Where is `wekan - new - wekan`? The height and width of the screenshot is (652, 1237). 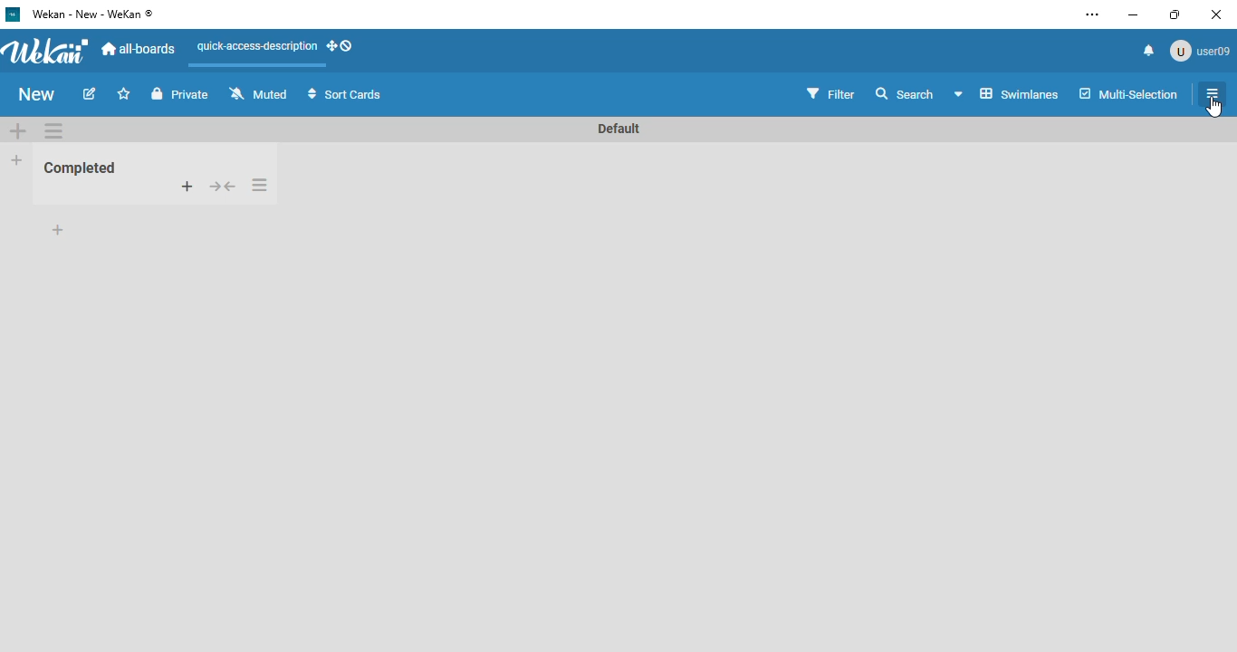
wekan - new - wekan is located at coordinates (92, 14).